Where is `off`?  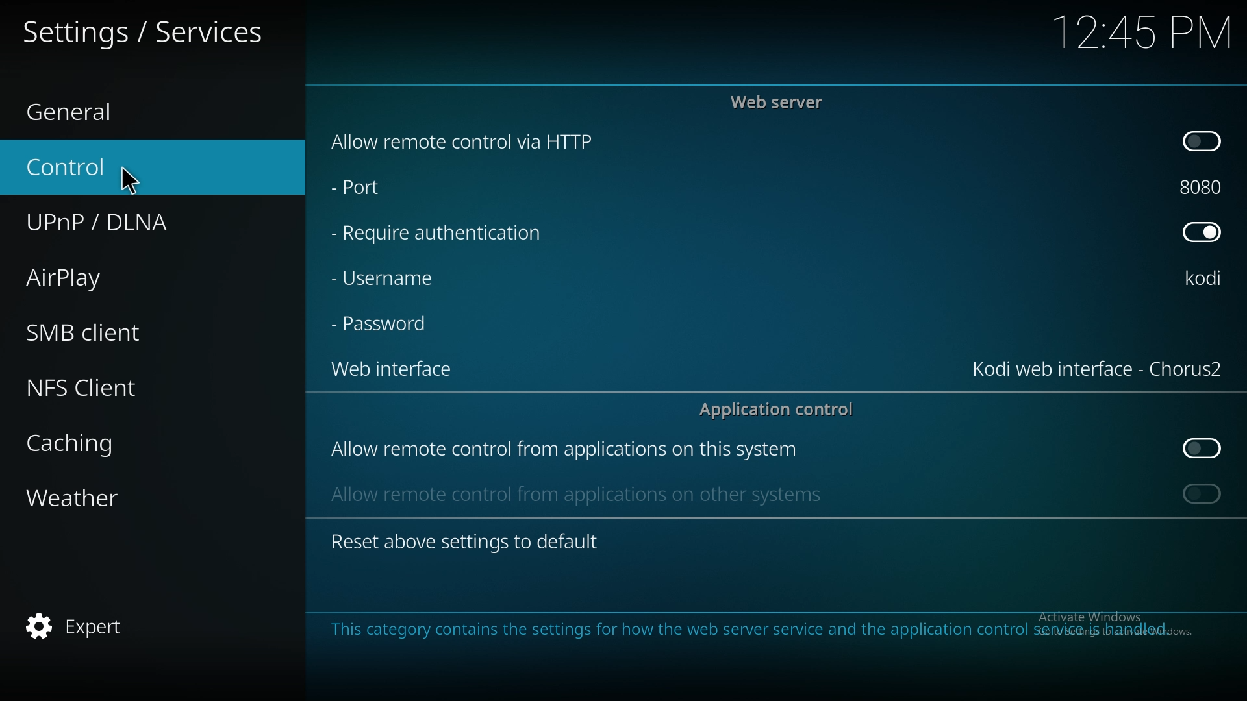 off is located at coordinates (1202, 230).